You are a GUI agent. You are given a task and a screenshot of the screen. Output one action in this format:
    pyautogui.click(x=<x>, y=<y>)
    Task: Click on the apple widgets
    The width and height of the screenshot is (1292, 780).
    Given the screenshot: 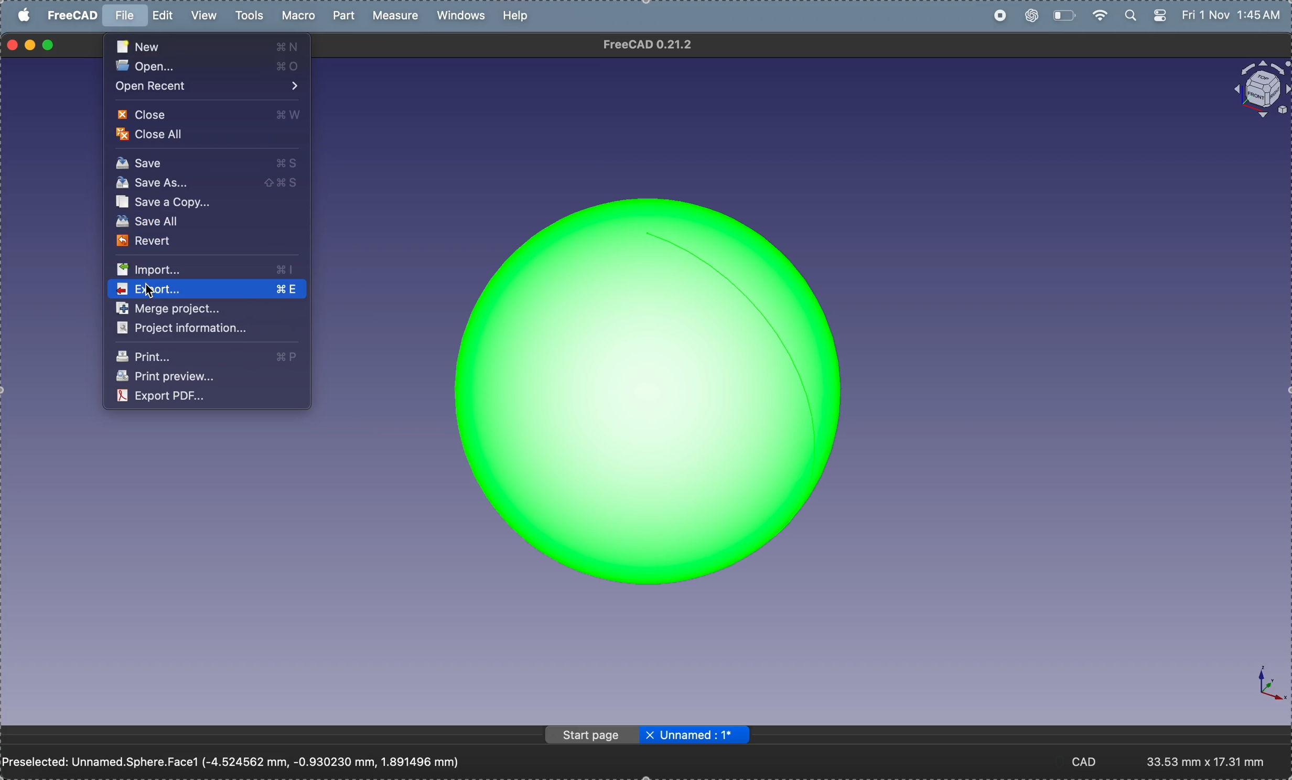 What is the action you would take?
    pyautogui.click(x=1144, y=16)
    